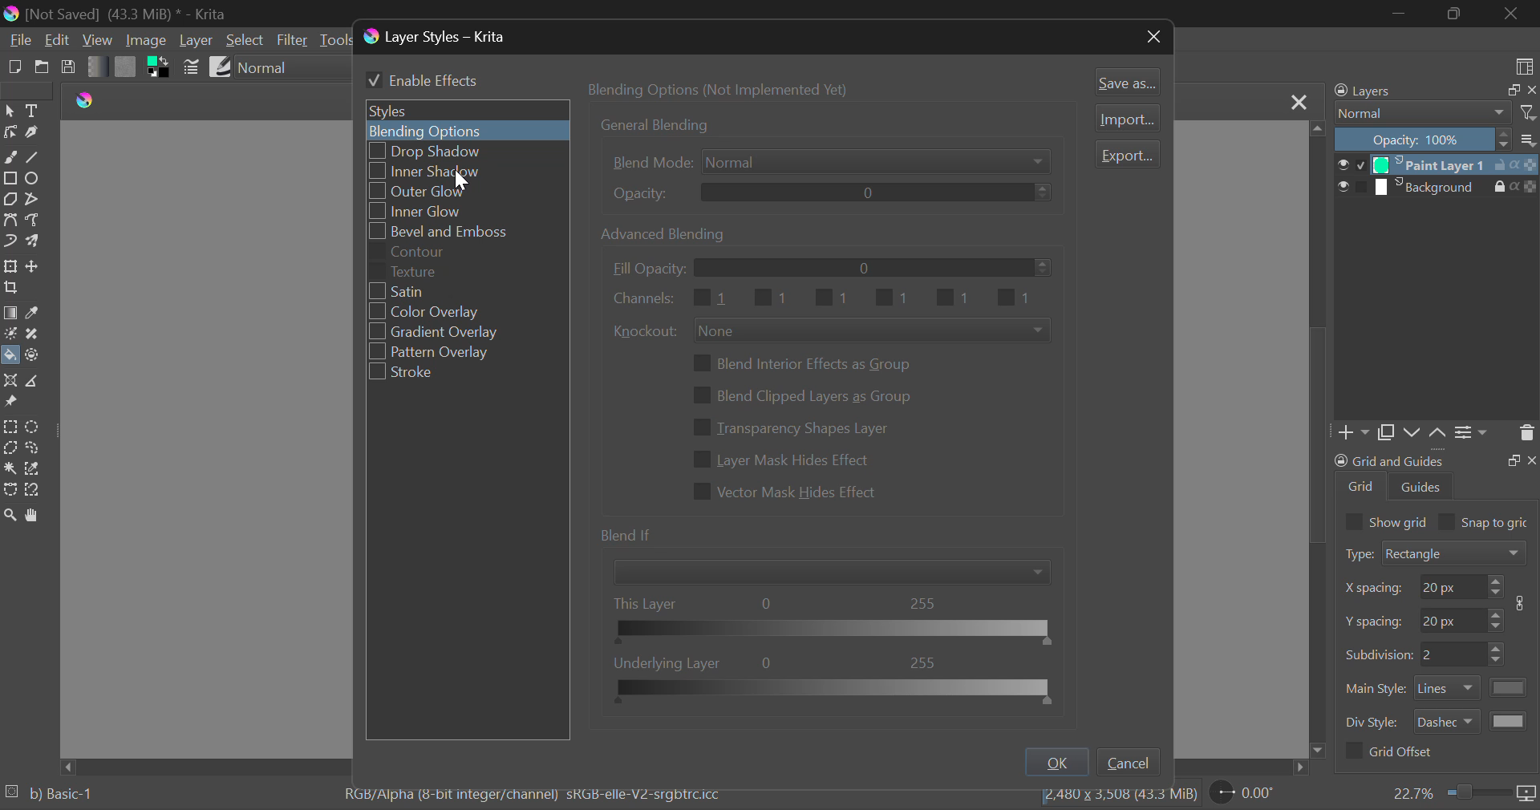 This screenshot has width=1540, height=810. What do you see at coordinates (10, 449) in the screenshot?
I see `Polygon Selection` at bounding box center [10, 449].